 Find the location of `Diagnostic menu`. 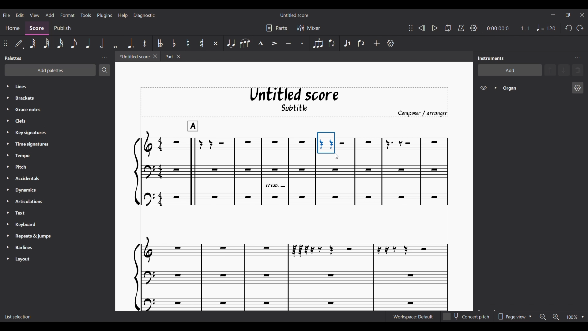

Diagnostic menu is located at coordinates (145, 15).